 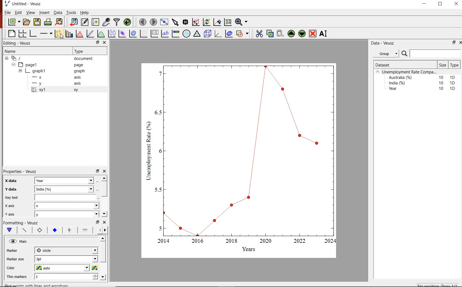 What do you see at coordinates (218, 22) in the screenshot?
I see `click to recenter graph axes` at bounding box center [218, 22].